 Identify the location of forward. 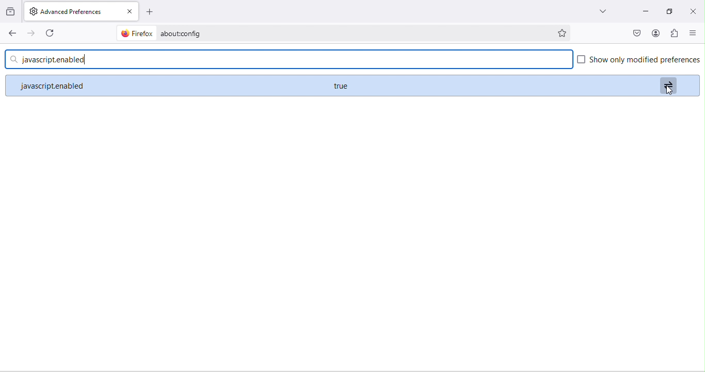
(30, 32).